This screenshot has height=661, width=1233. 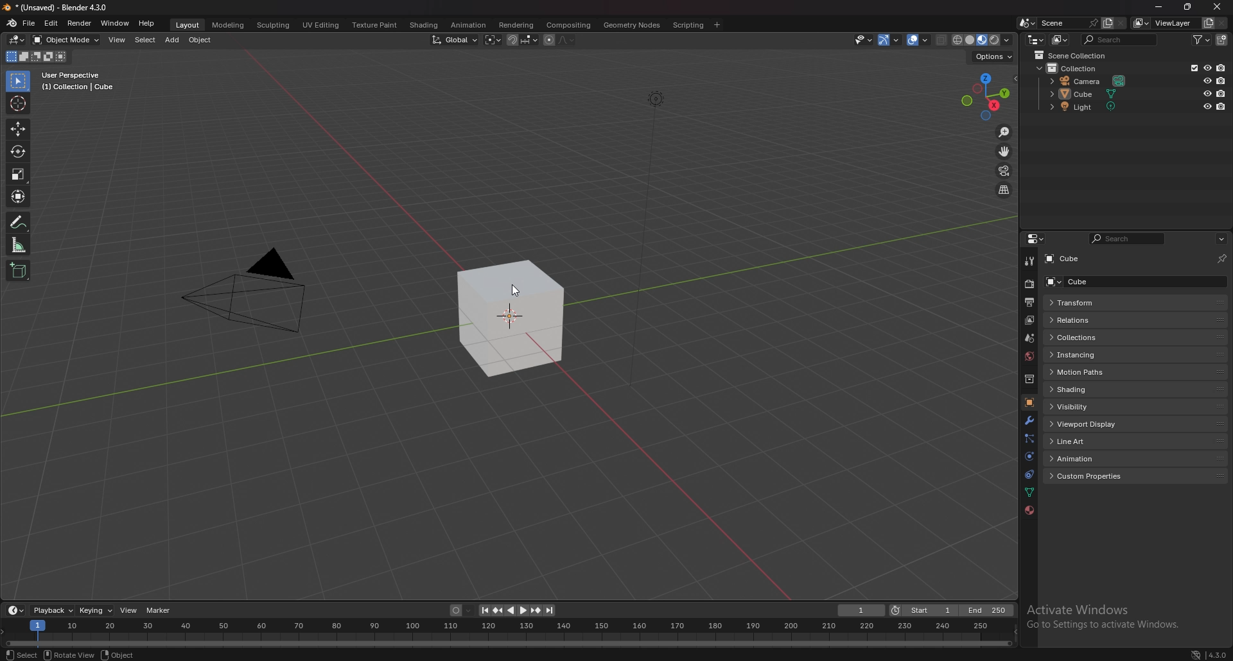 What do you see at coordinates (548, 40) in the screenshot?
I see `proportional editing objects` at bounding box center [548, 40].